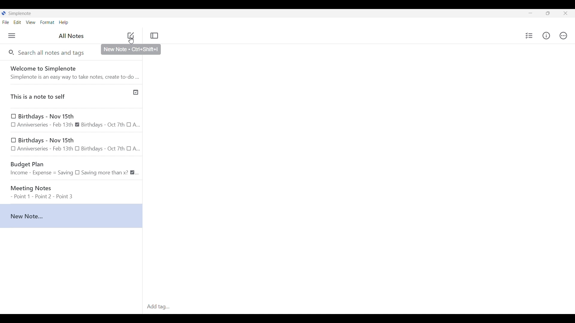 This screenshot has width=575, height=323. I want to click on Search all notes and tags, so click(52, 53).